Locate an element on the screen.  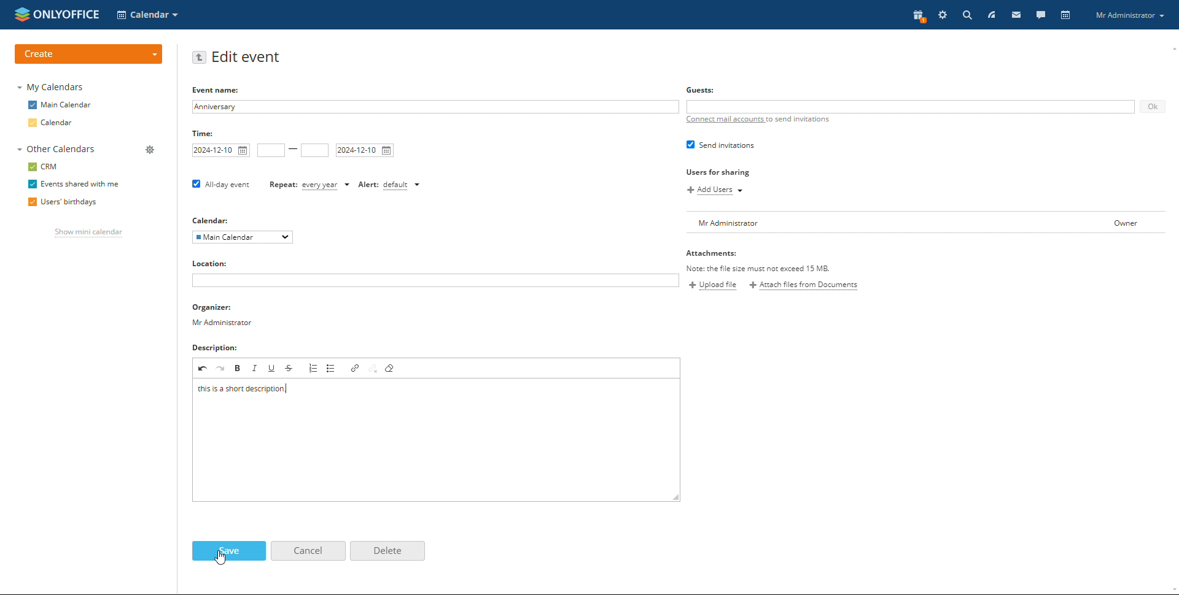
feed is located at coordinates (990, 15).